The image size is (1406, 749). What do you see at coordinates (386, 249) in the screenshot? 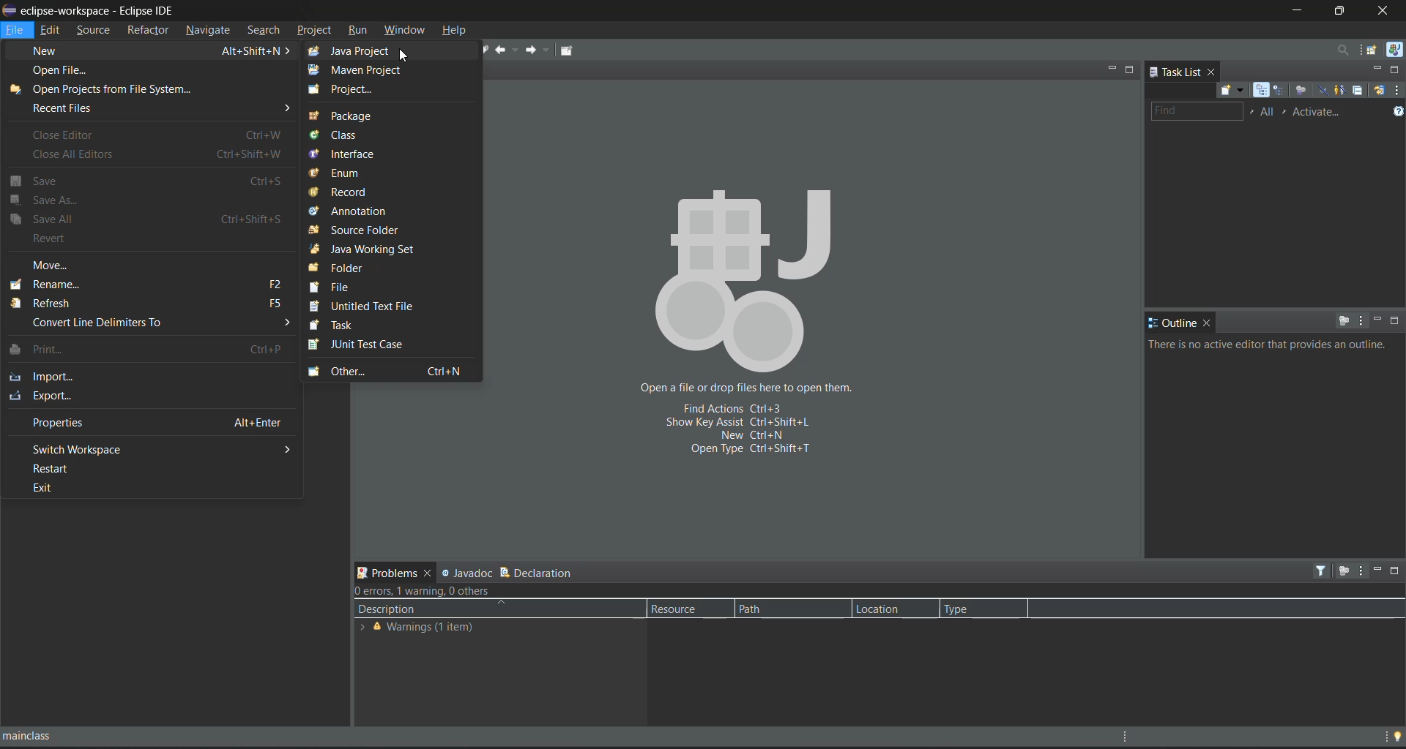
I see `java working set` at bounding box center [386, 249].